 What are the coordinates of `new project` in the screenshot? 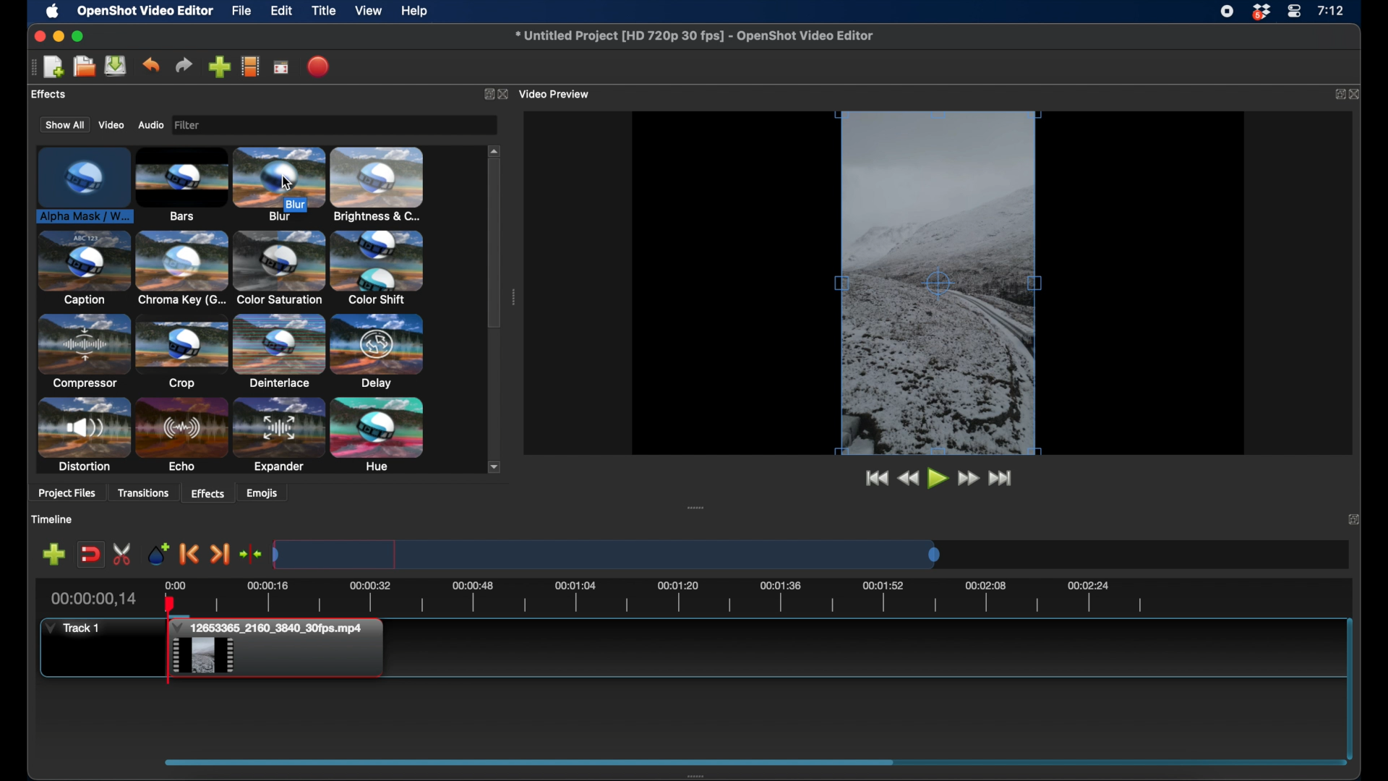 It's located at (53, 67).